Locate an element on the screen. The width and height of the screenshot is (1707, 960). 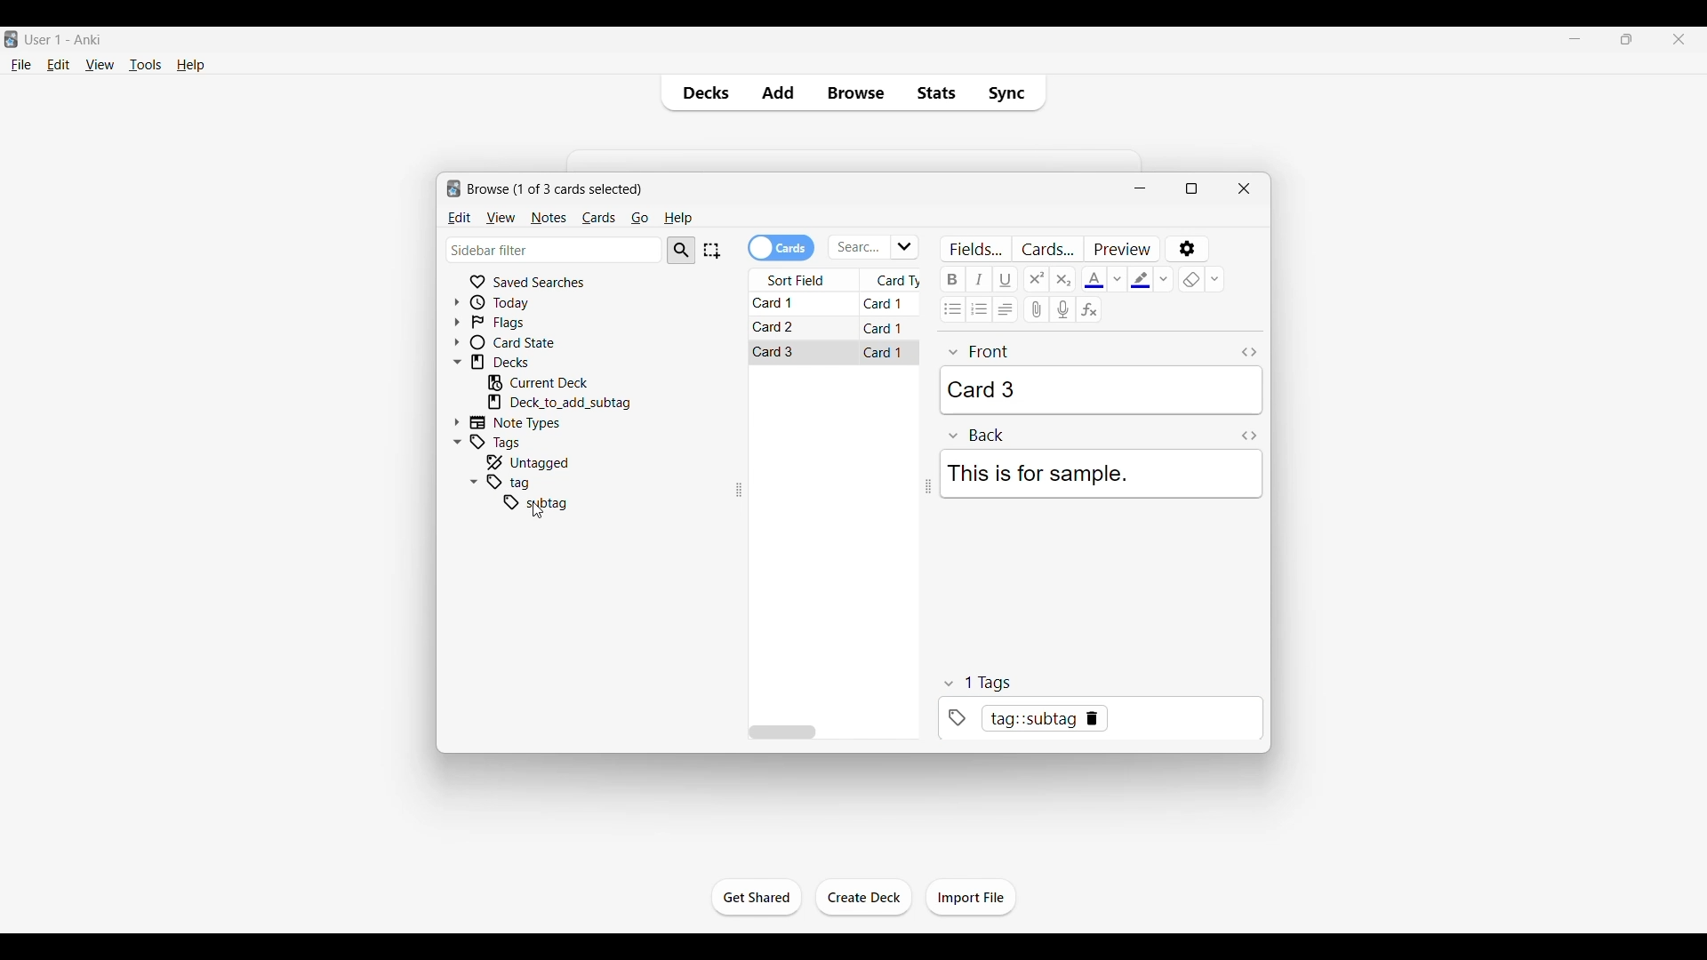
Click to import file is located at coordinates (972, 898).